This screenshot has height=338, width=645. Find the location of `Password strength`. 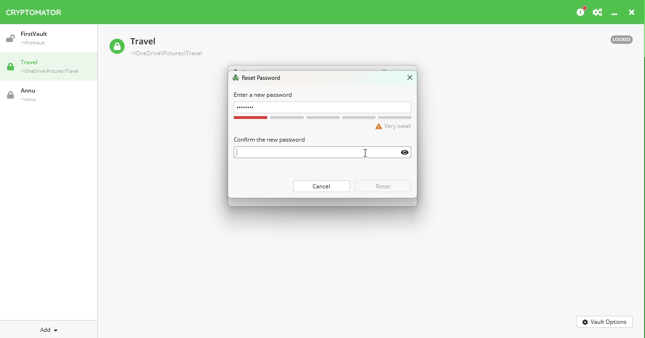

Password strength is located at coordinates (323, 123).